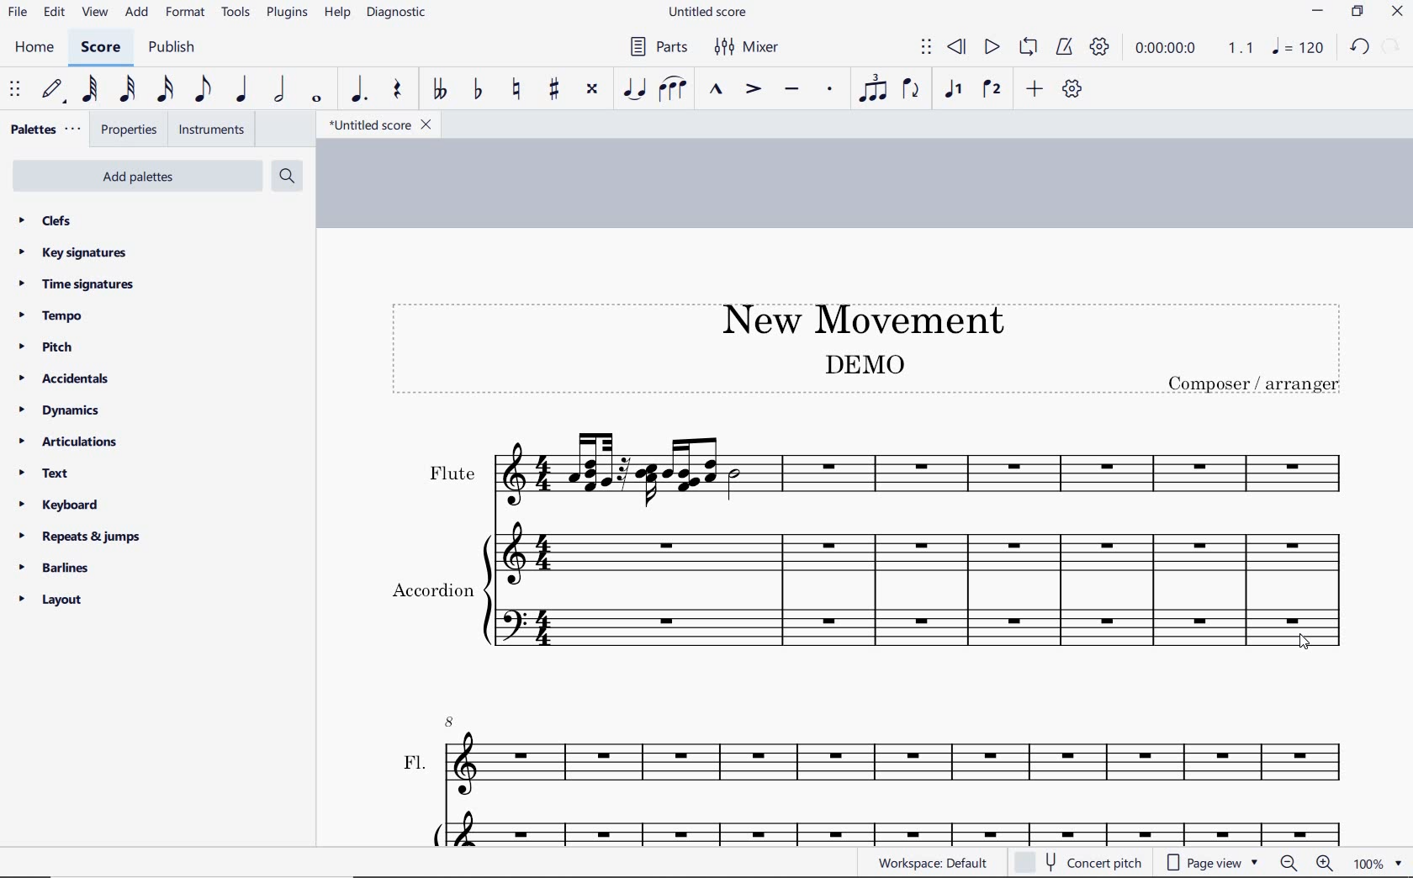  Describe the element at coordinates (53, 13) in the screenshot. I see `edit` at that location.